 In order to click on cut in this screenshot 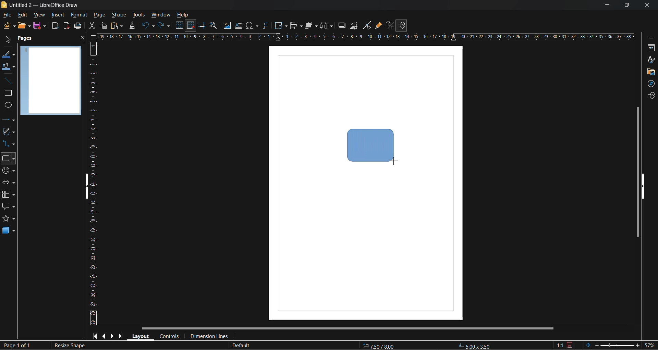, I will do `click(93, 26)`.